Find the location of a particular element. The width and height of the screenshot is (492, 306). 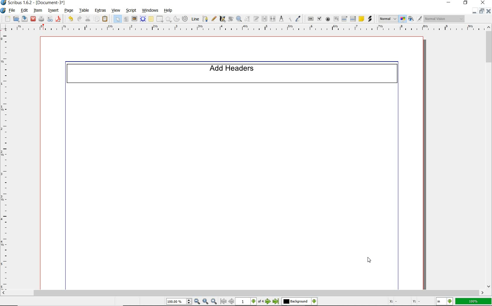

Bezier curve is located at coordinates (205, 19).